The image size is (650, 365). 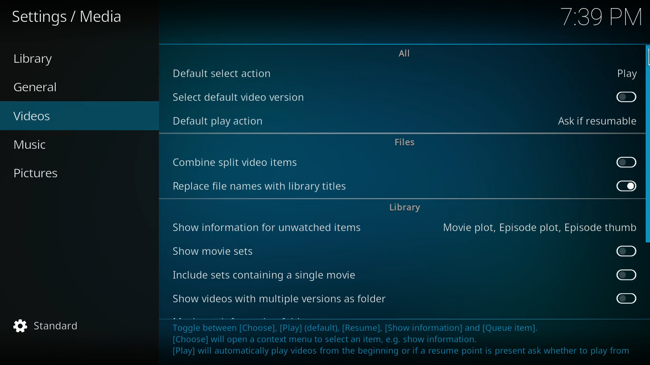 What do you see at coordinates (411, 54) in the screenshot?
I see `all` at bounding box center [411, 54].